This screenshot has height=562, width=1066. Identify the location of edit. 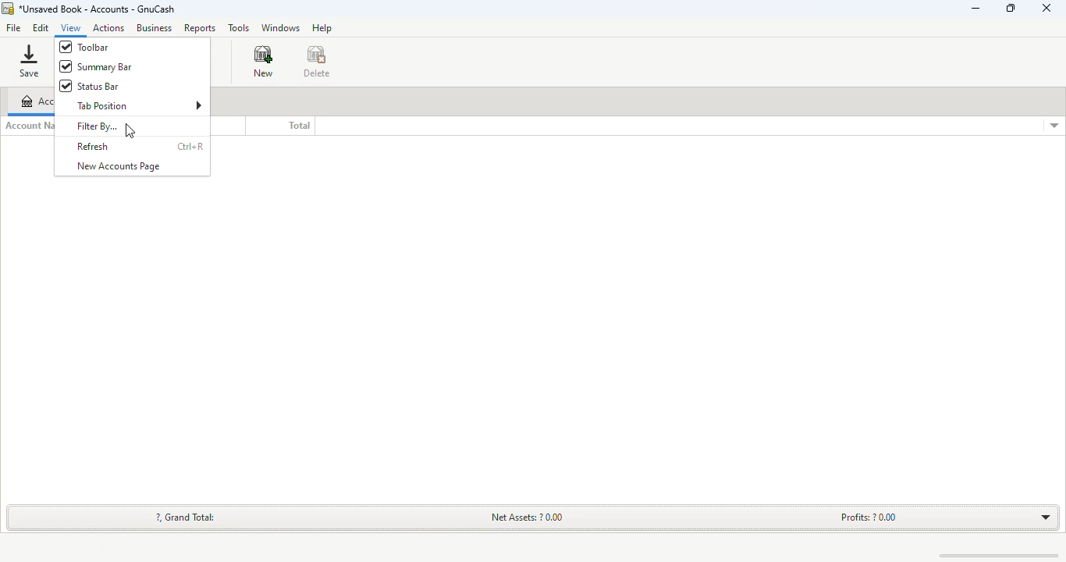
(41, 27).